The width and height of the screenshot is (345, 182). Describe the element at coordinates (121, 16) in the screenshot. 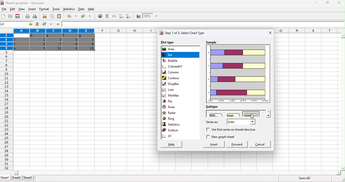

I see `sort ascending` at that location.